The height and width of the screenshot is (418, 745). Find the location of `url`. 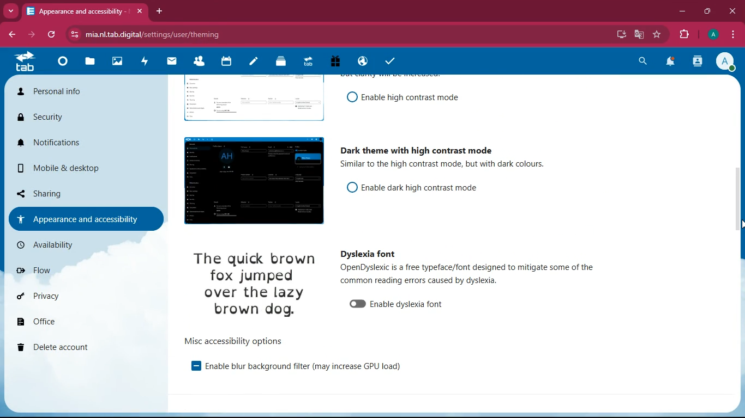

url is located at coordinates (250, 34).